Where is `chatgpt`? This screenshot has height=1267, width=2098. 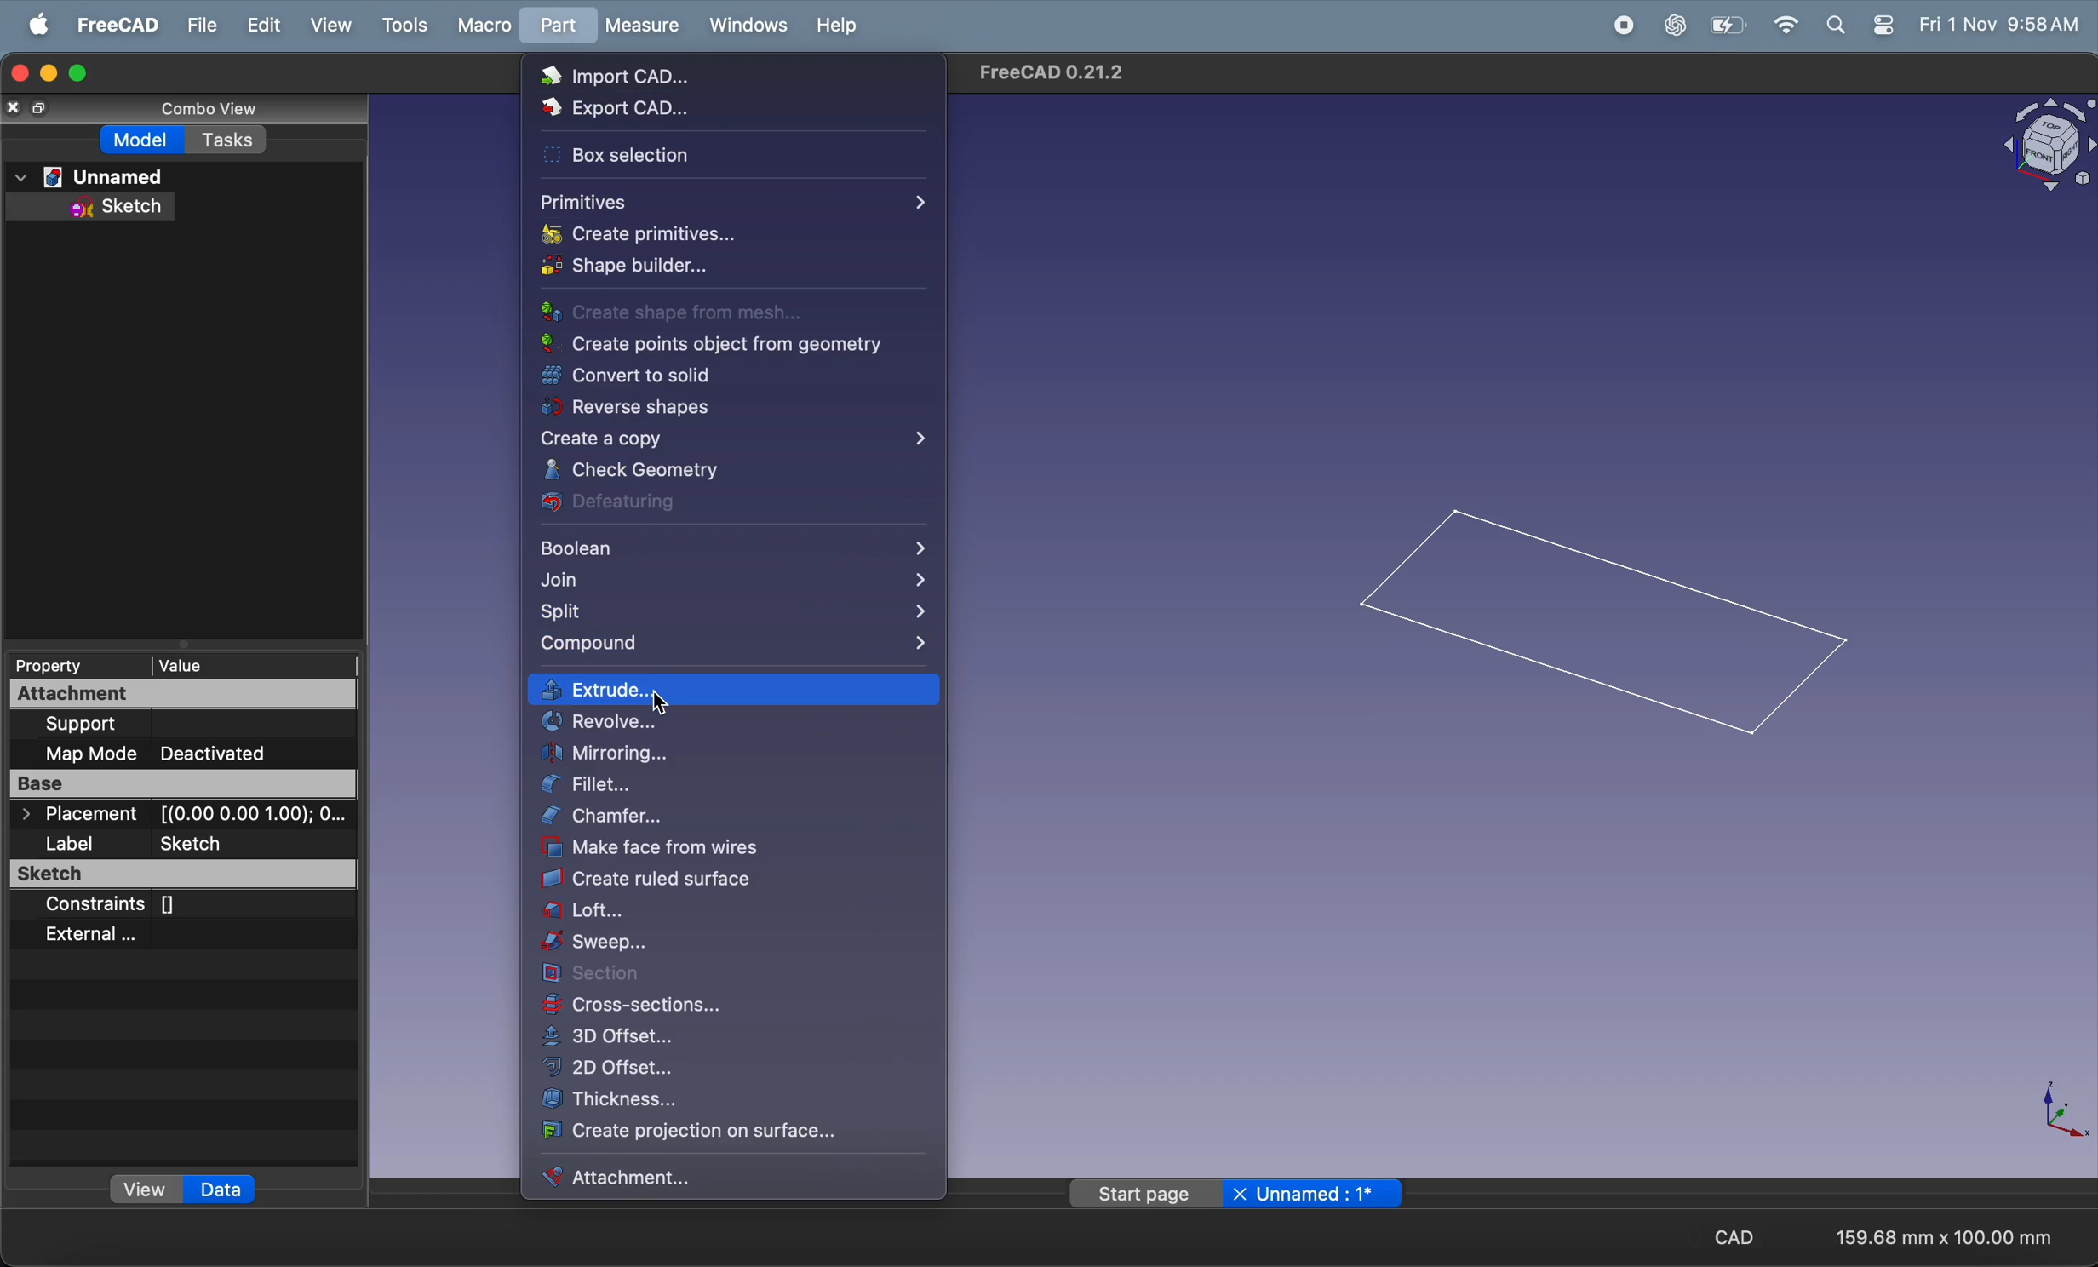 chatgpt is located at coordinates (1672, 25).